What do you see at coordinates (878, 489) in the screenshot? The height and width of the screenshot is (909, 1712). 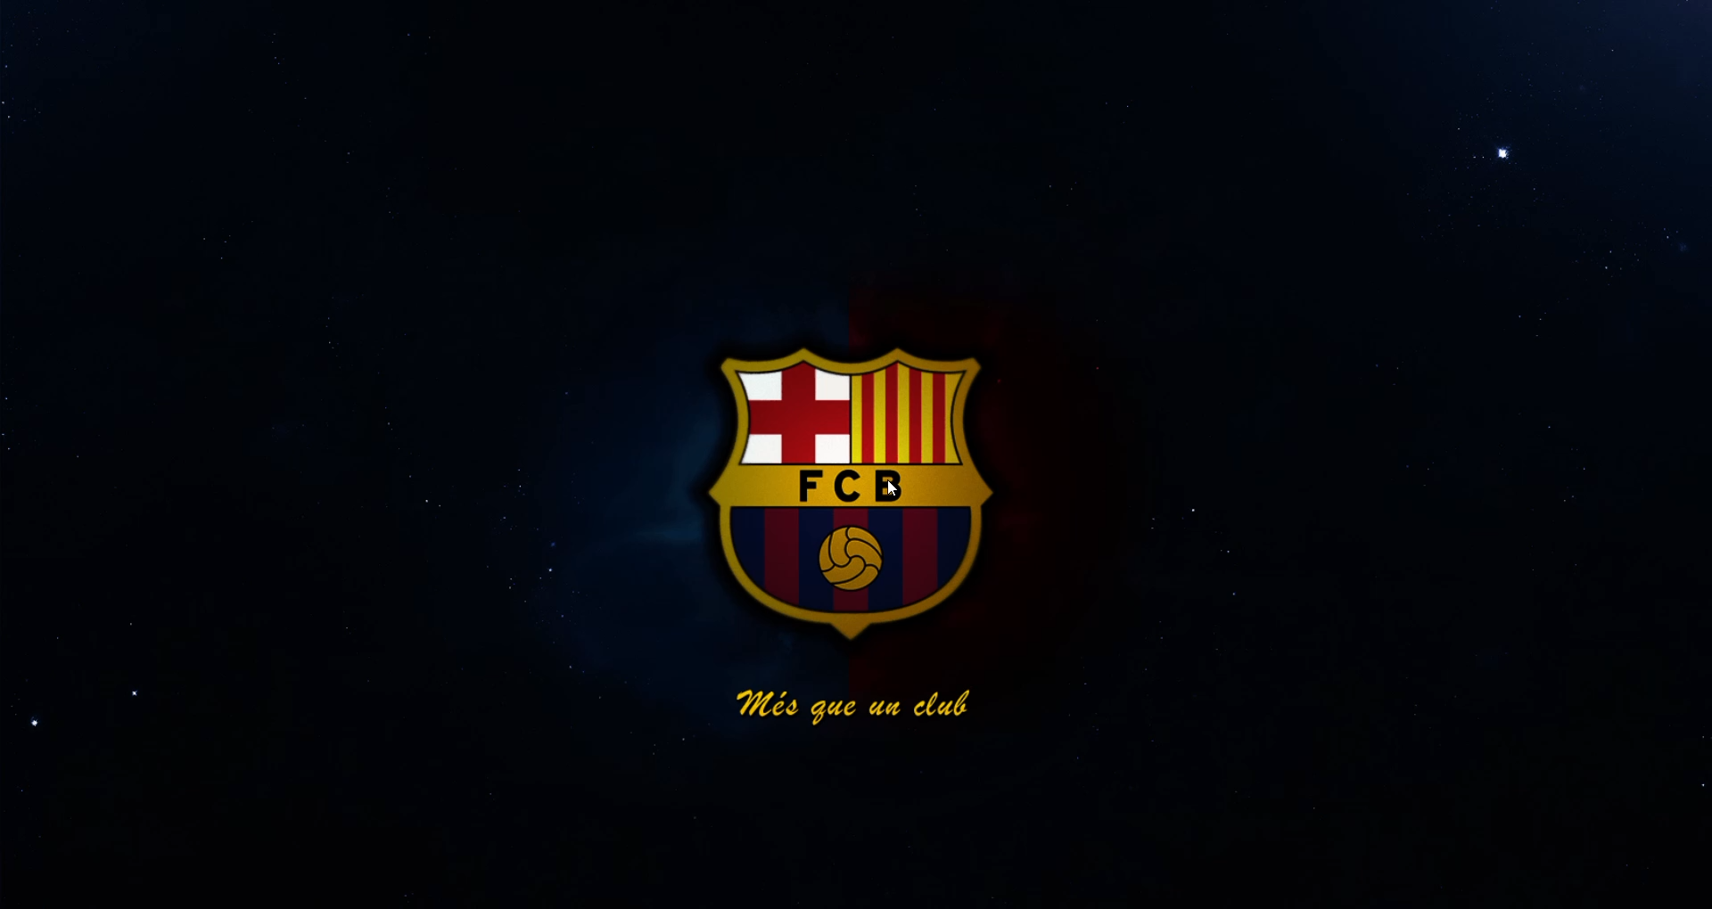 I see `cursor` at bounding box center [878, 489].